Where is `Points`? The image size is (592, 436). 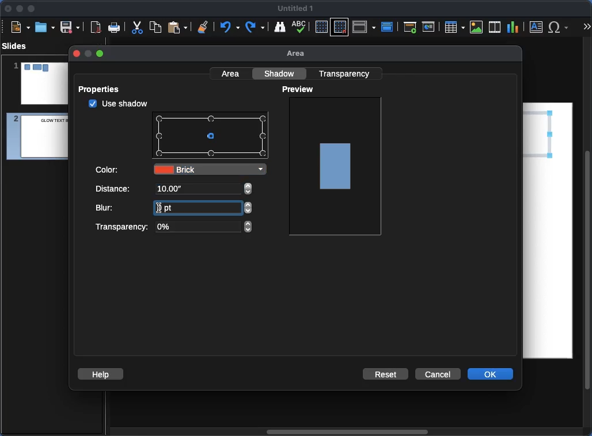 Points is located at coordinates (211, 137).